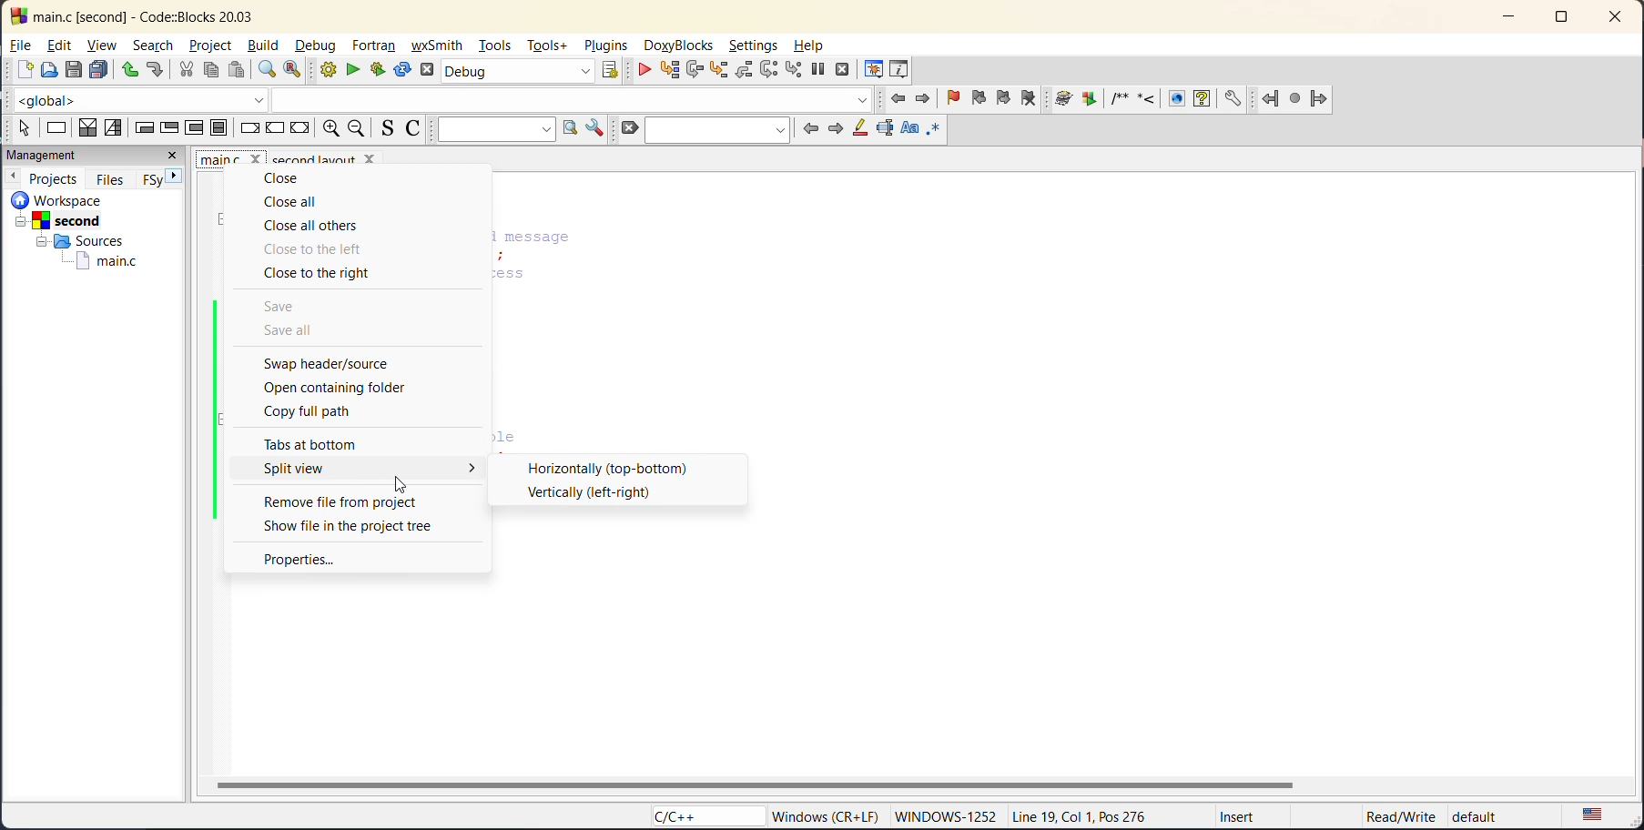 The height and width of the screenshot is (830, 1644). I want to click on plugins, so click(605, 45).